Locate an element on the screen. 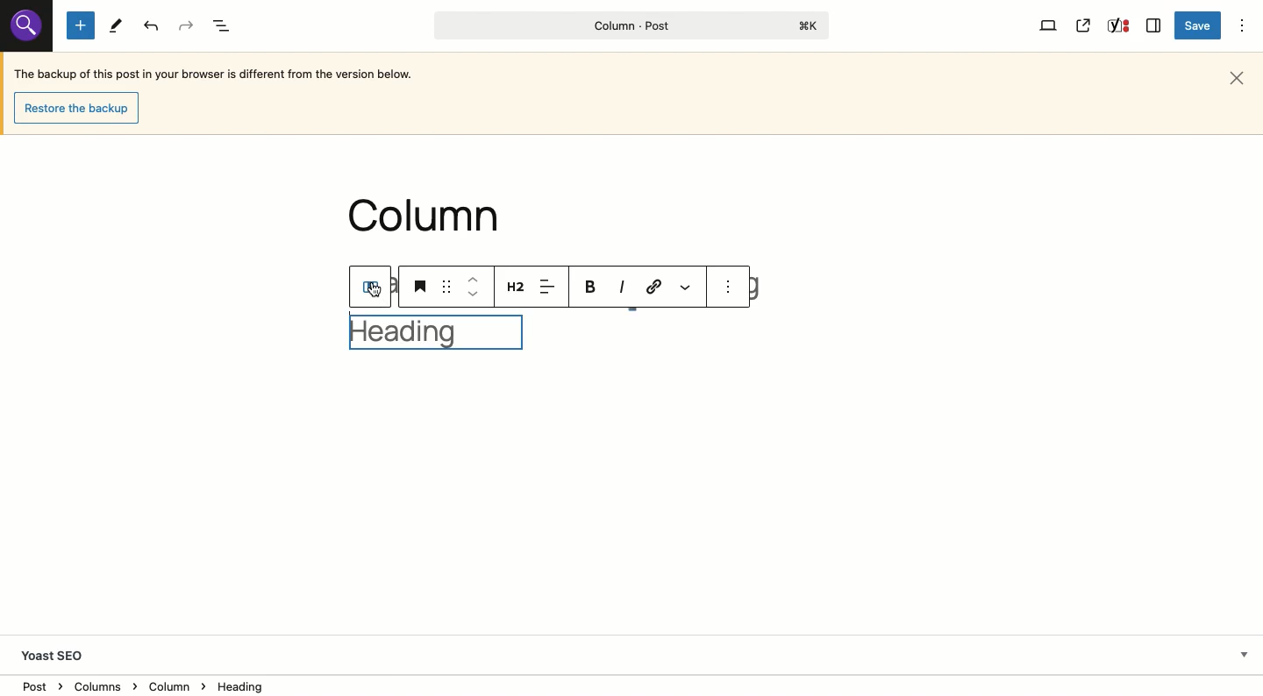 The image size is (1263, 696). Document overview is located at coordinates (225, 27).